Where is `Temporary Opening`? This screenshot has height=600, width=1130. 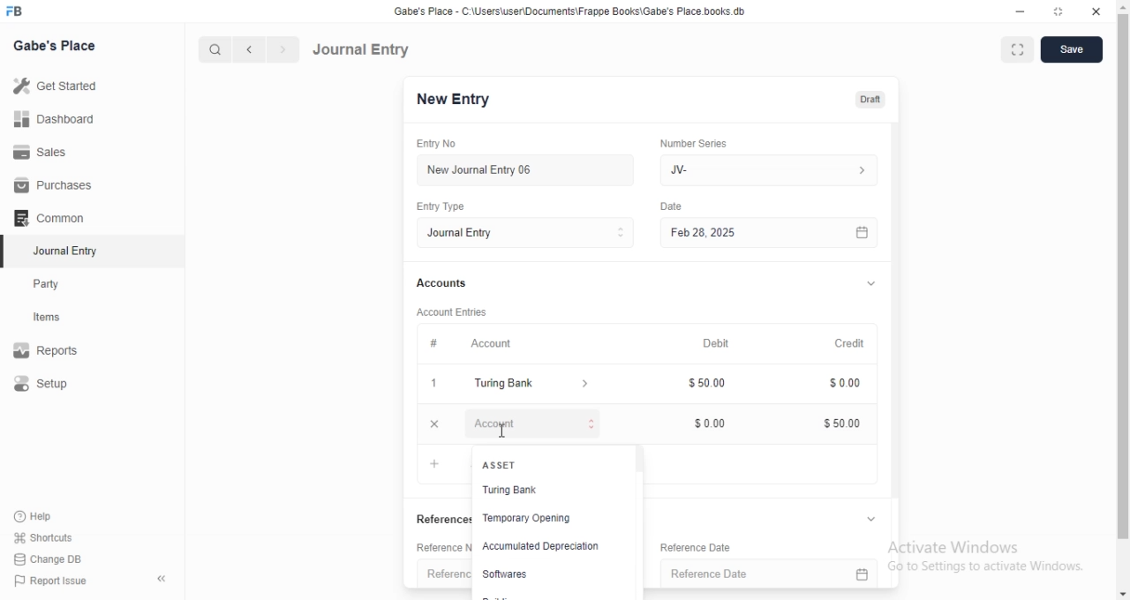
Temporary Opening is located at coordinates (539, 520).